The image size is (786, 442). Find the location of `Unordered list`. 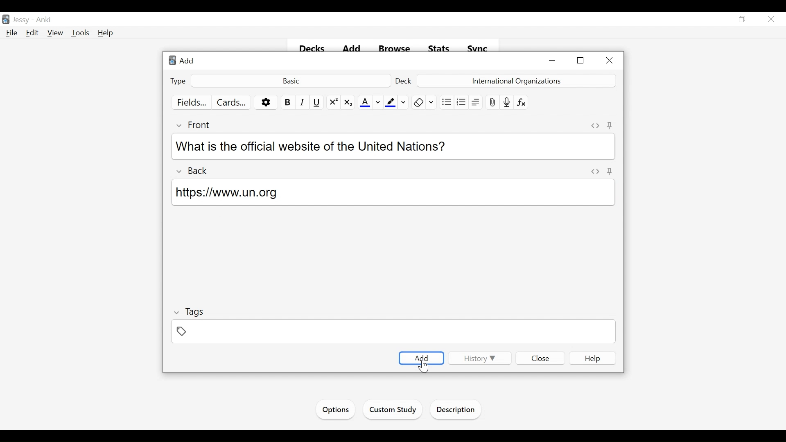

Unordered list is located at coordinates (446, 101).